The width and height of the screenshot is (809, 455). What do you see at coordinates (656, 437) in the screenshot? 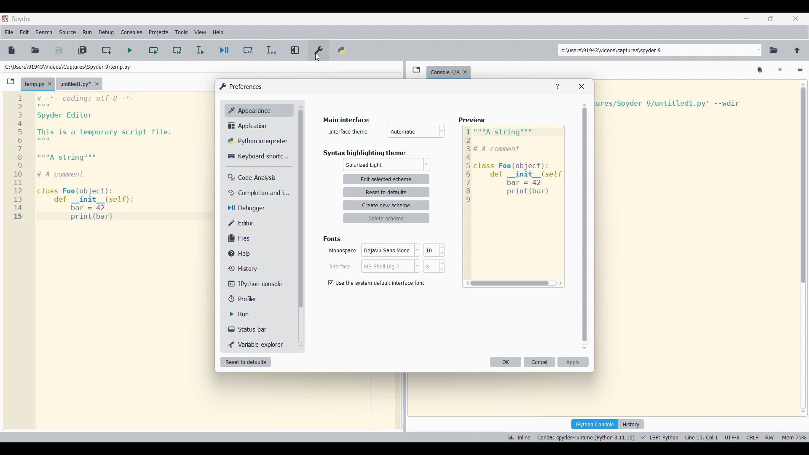
I see `Details of current code` at bounding box center [656, 437].